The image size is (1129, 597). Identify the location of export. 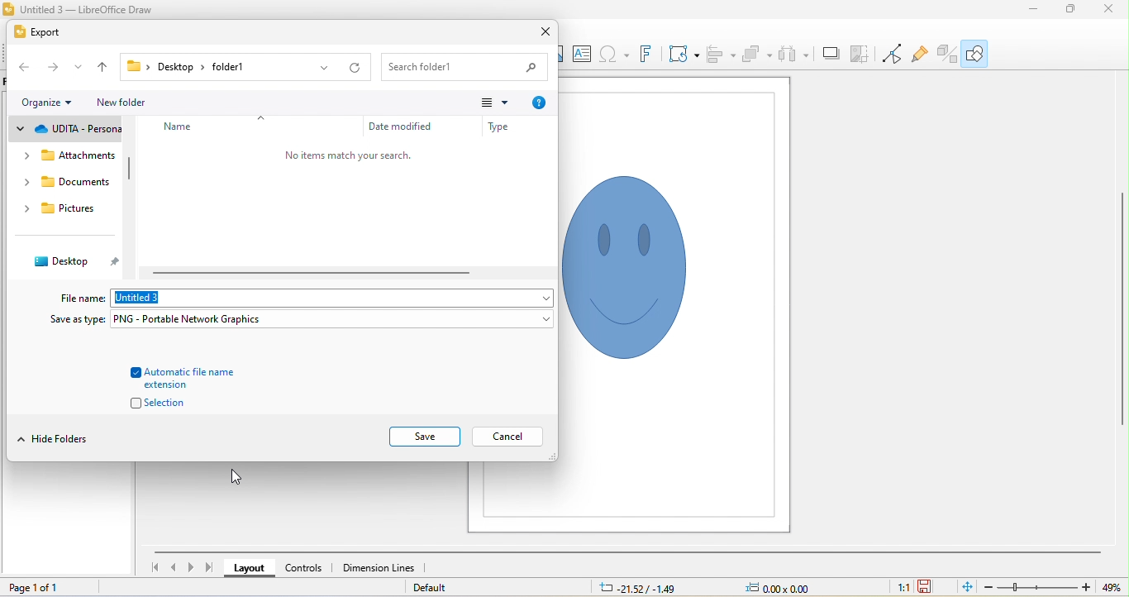
(39, 32).